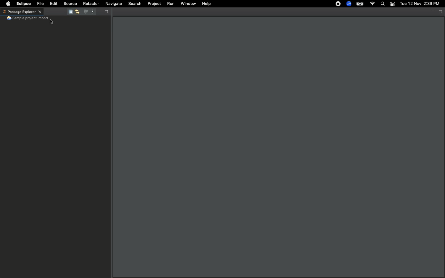 The height and width of the screenshot is (278, 445). What do you see at coordinates (24, 4) in the screenshot?
I see `Eclipse` at bounding box center [24, 4].